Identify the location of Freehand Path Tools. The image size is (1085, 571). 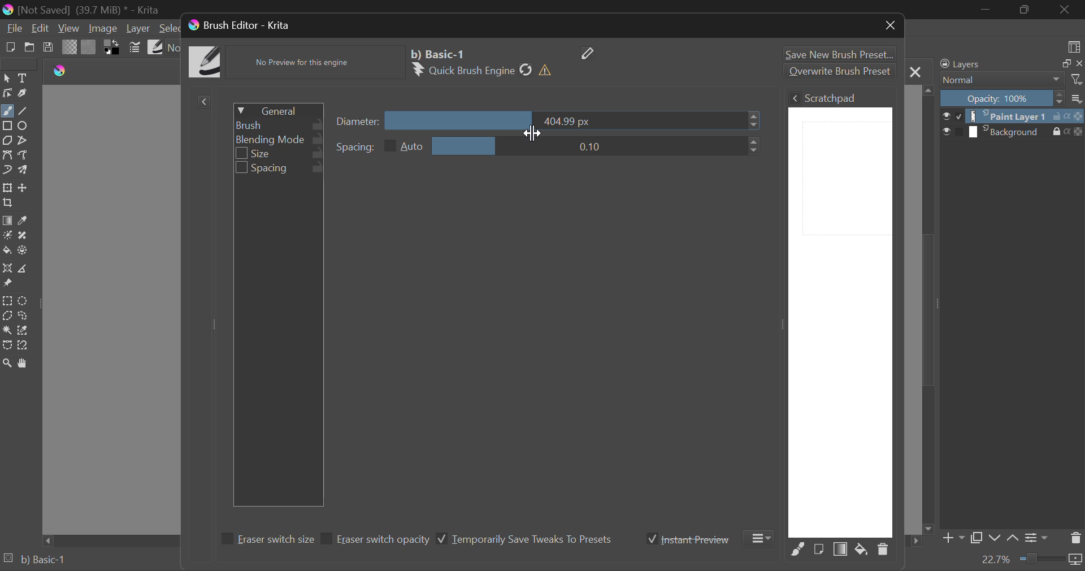
(27, 154).